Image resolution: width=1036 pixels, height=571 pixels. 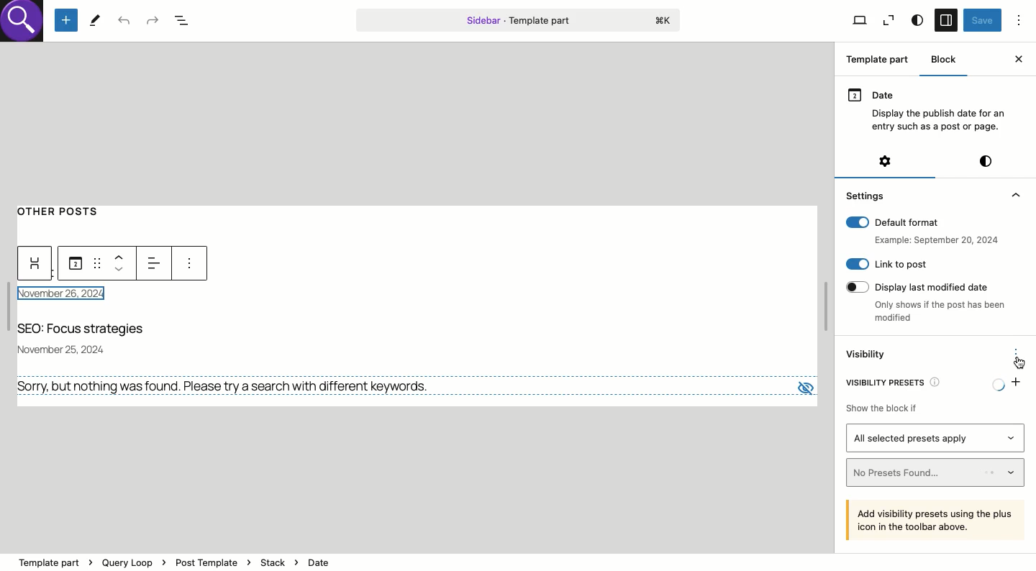 What do you see at coordinates (518, 19) in the screenshot?
I see `Template part` at bounding box center [518, 19].